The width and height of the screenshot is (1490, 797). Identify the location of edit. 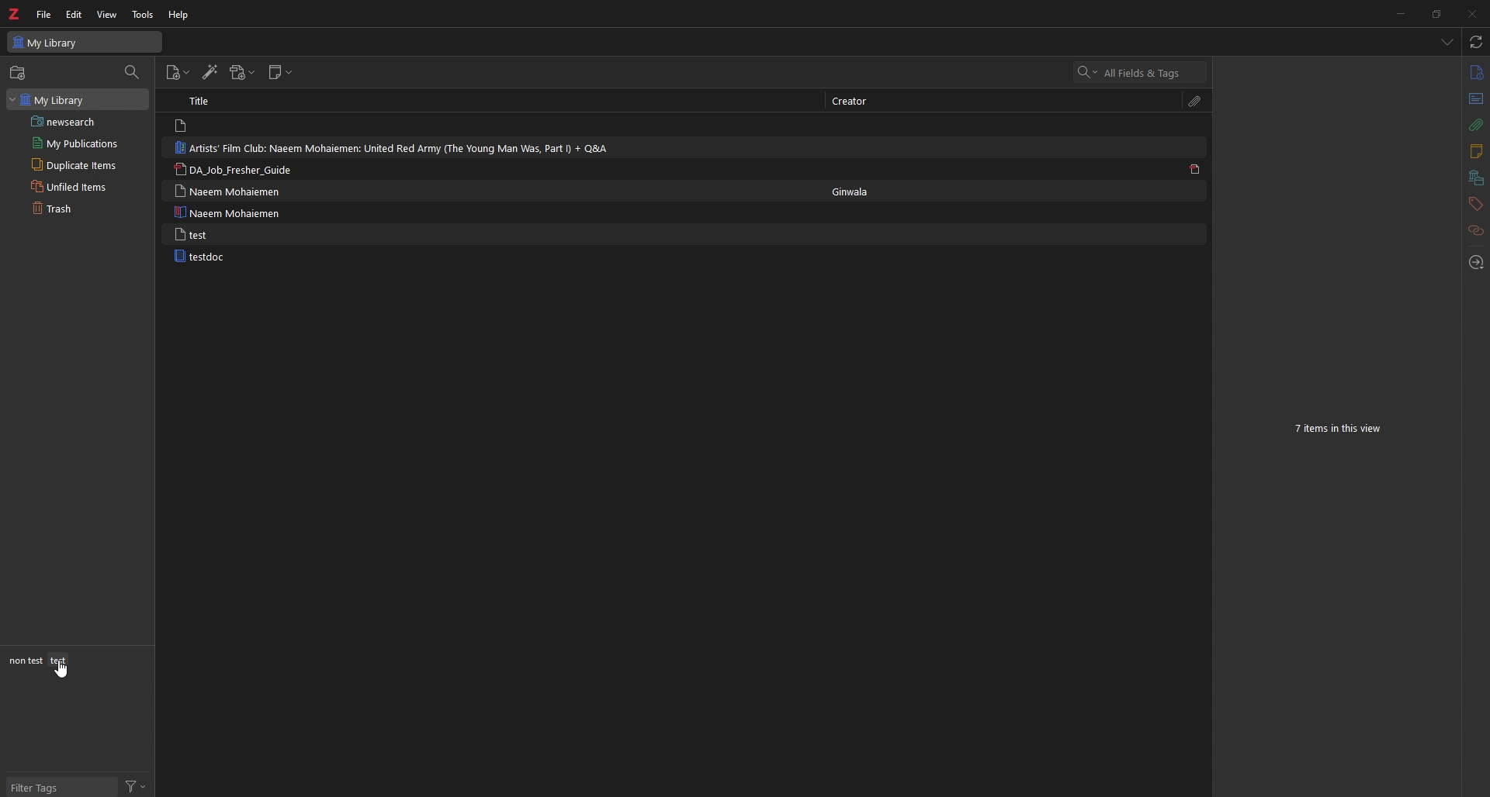
(75, 15).